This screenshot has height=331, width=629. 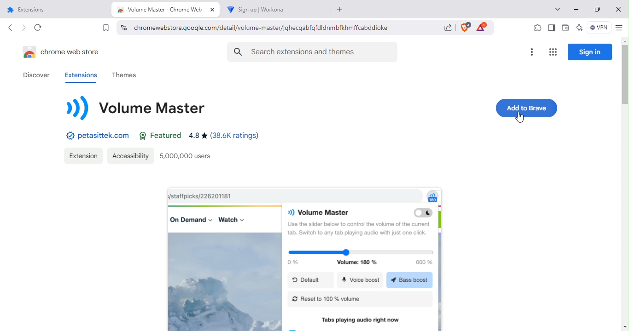 What do you see at coordinates (619, 28) in the screenshot?
I see `Customize and control Brave` at bounding box center [619, 28].